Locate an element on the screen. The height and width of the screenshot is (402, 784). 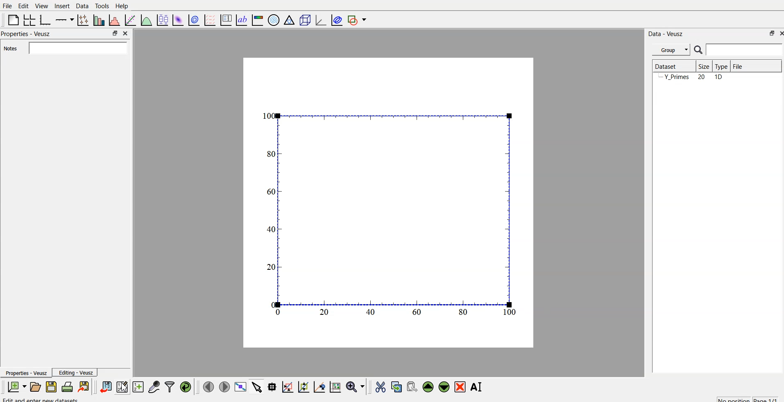
reload linked dataset is located at coordinates (186, 386).